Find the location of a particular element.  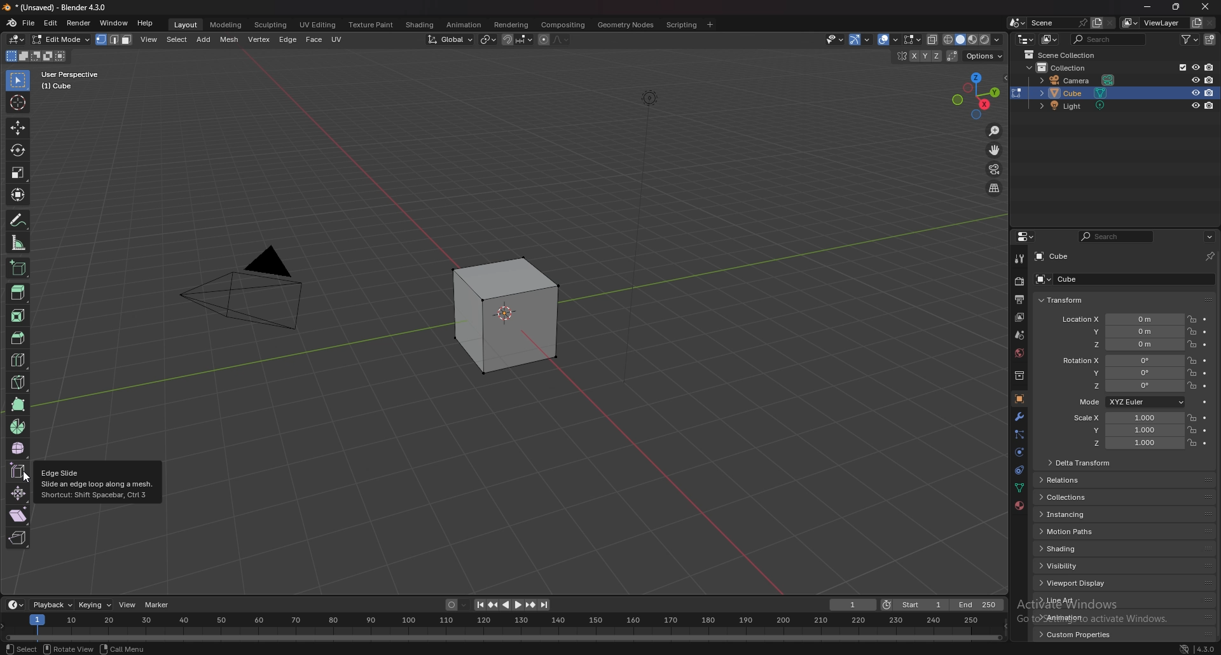

camera view is located at coordinates (995, 169).